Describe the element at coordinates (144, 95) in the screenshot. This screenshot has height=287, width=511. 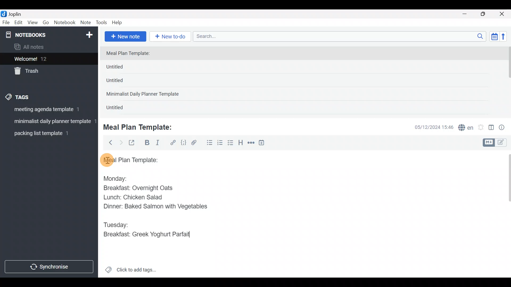
I see `Minimalist Daily Planner Template` at that location.